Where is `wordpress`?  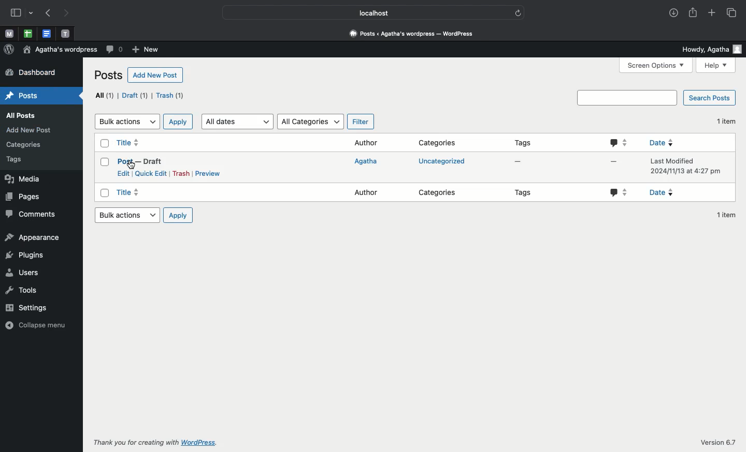 wordpress is located at coordinates (199, 443).